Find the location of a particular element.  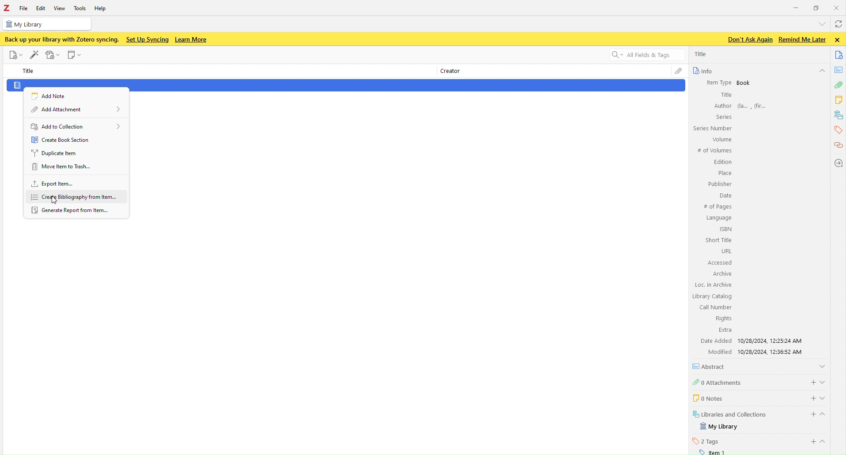

create bibliography is located at coordinates (77, 197).